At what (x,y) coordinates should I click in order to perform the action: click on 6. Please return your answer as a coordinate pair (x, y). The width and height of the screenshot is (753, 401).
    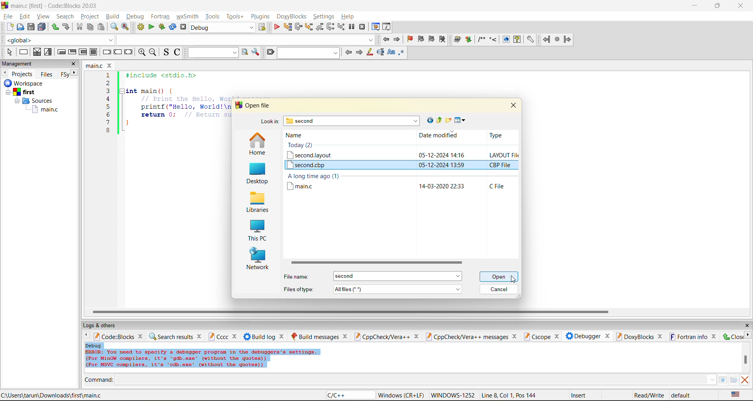
    Looking at the image, I should click on (108, 114).